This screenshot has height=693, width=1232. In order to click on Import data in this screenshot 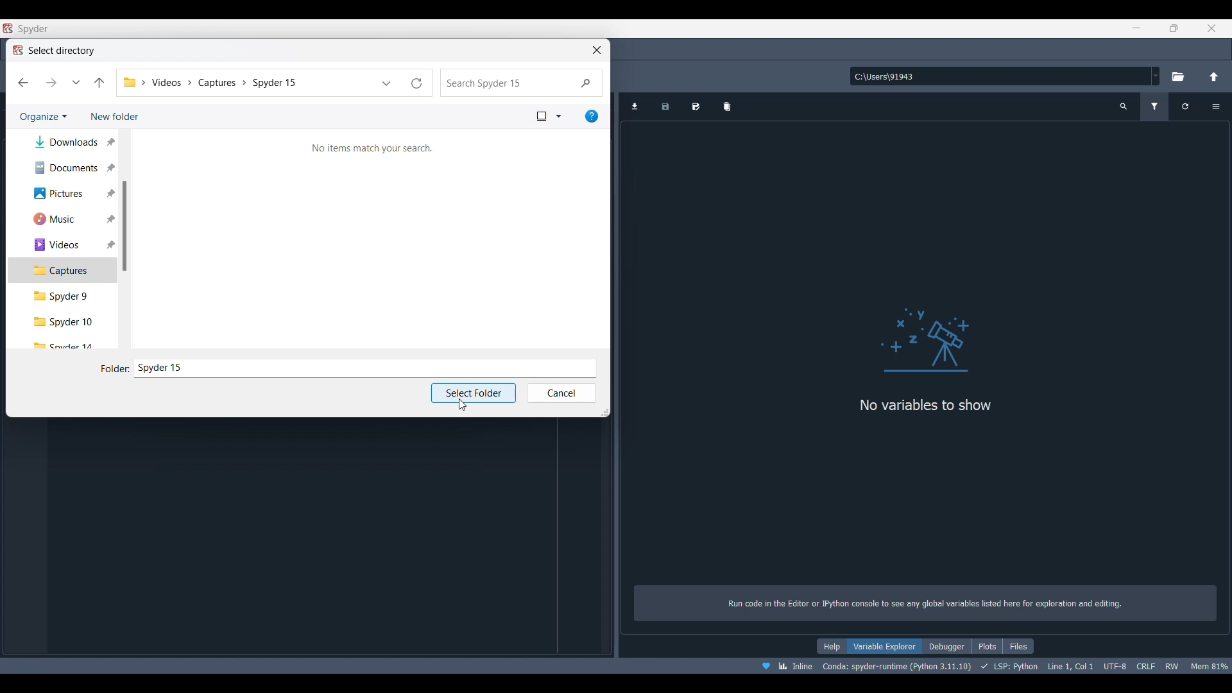, I will do `click(635, 107)`.